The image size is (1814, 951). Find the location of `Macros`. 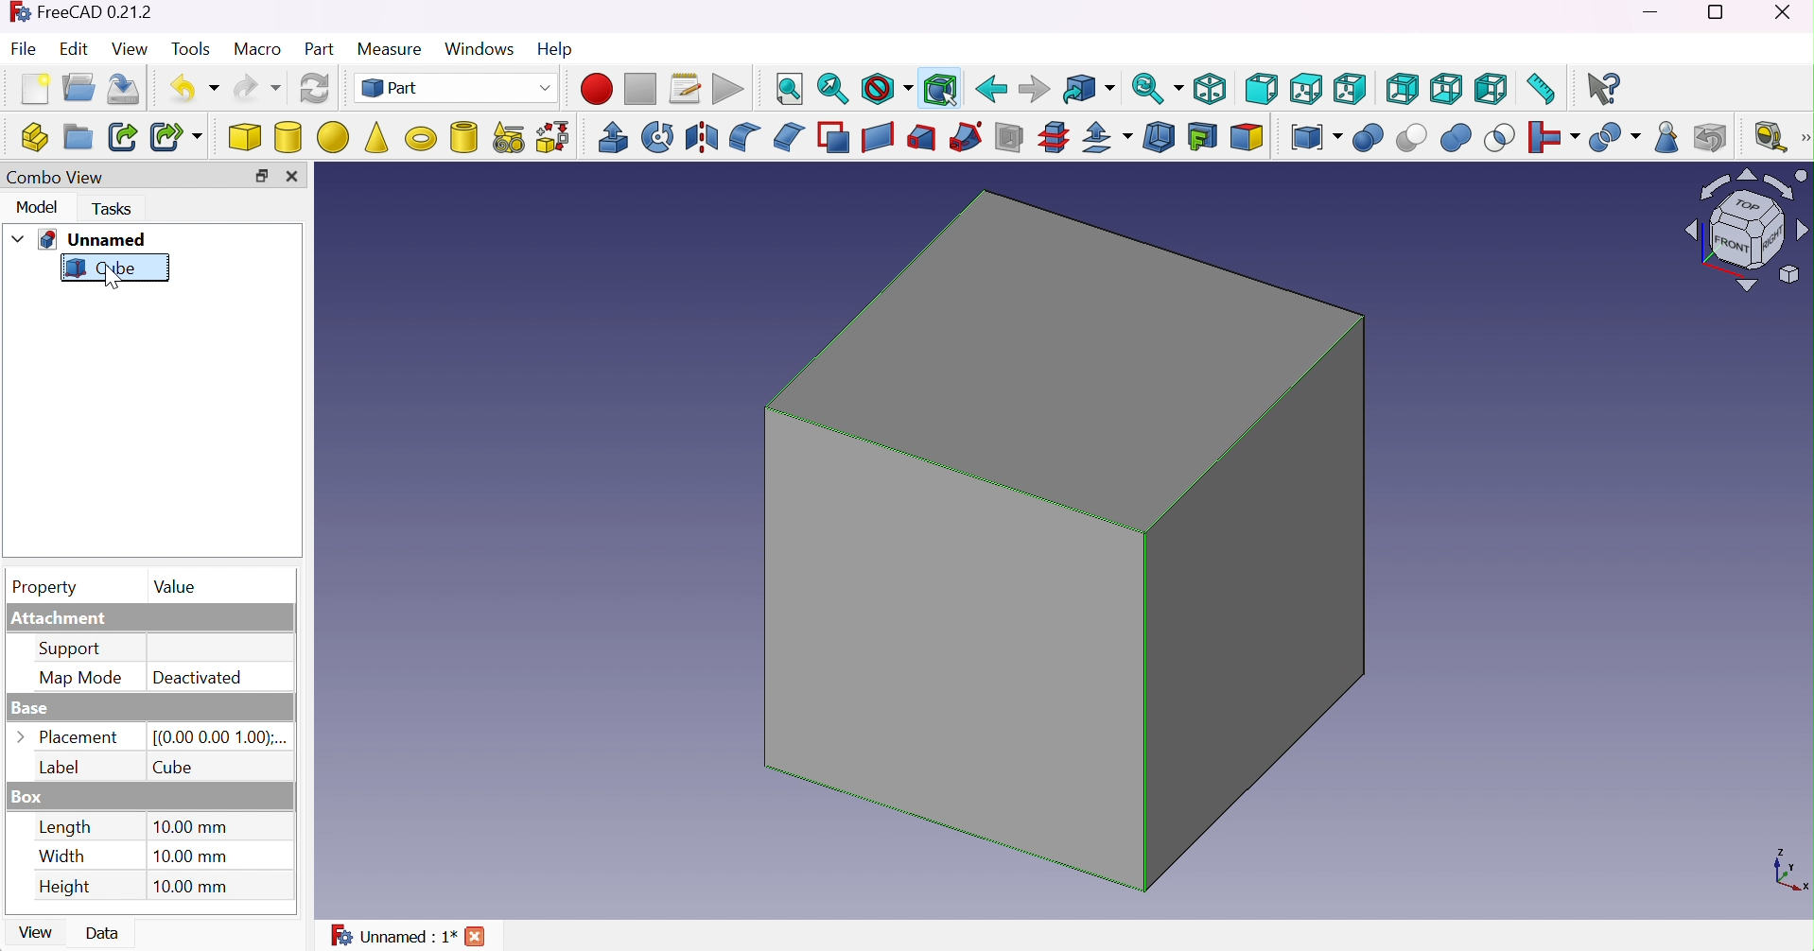

Macros is located at coordinates (686, 90).